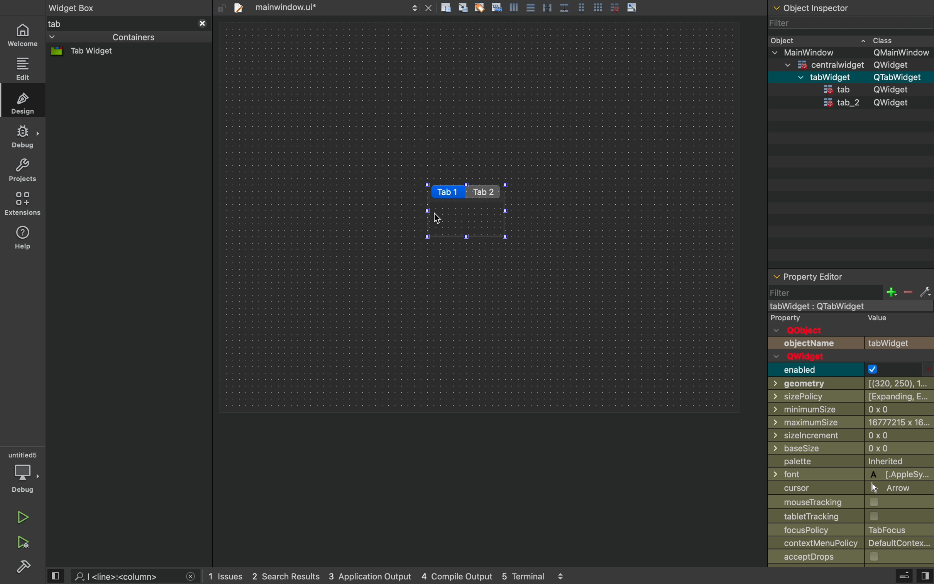 Image resolution: width=934 pixels, height=584 pixels. Describe the element at coordinates (463, 191) in the screenshot. I see `tab1 tab2` at that location.